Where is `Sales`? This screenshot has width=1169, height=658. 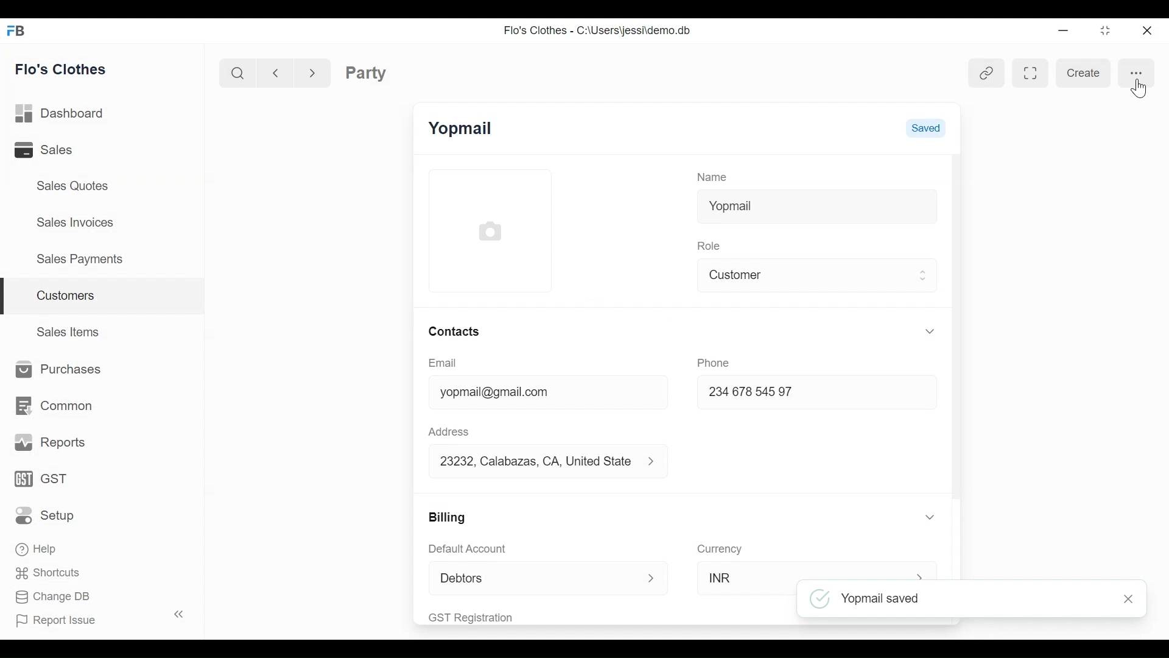 Sales is located at coordinates (60, 149).